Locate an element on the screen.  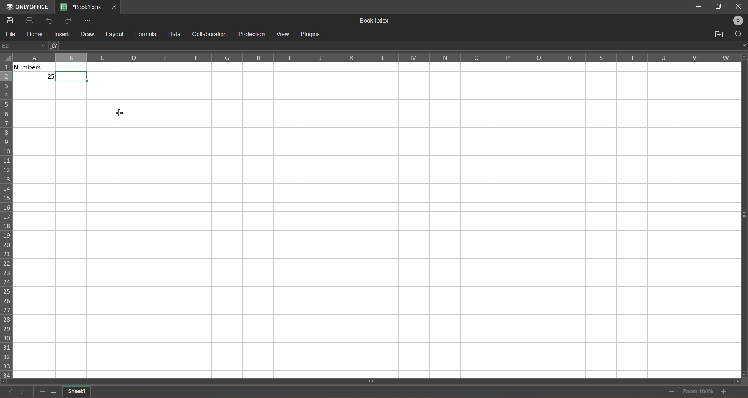
save is located at coordinates (9, 20).